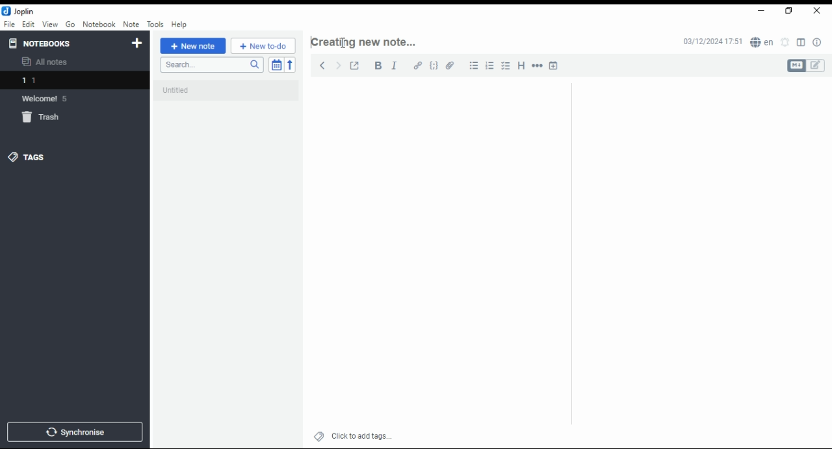  Describe the element at coordinates (155, 23) in the screenshot. I see `tools` at that location.